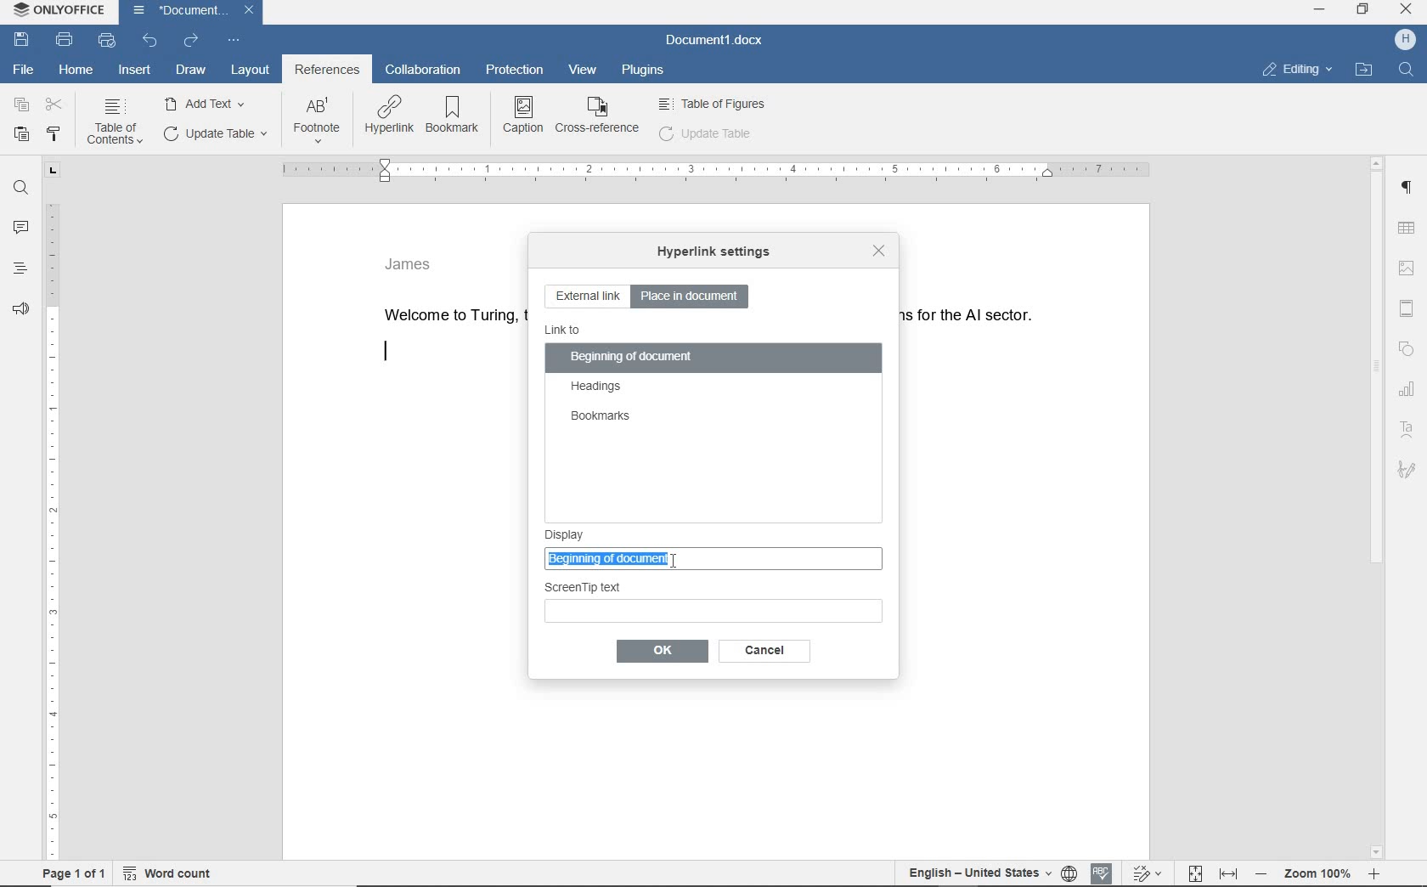 The image size is (1427, 887). I want to click on bookmarks, so click(600, 417).